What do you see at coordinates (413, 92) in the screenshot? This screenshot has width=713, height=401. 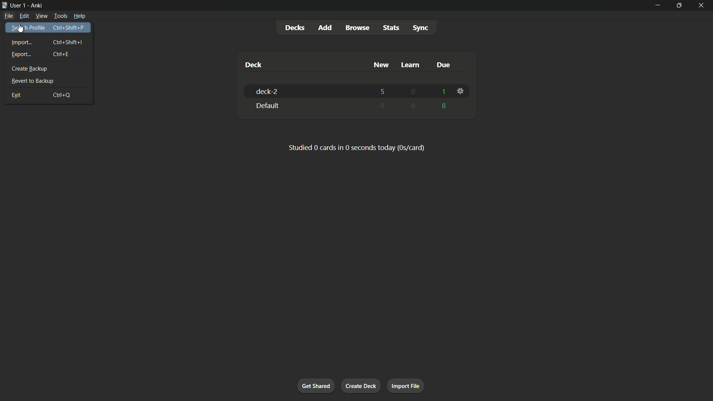 I see `0` at bounding box center [413, 92].